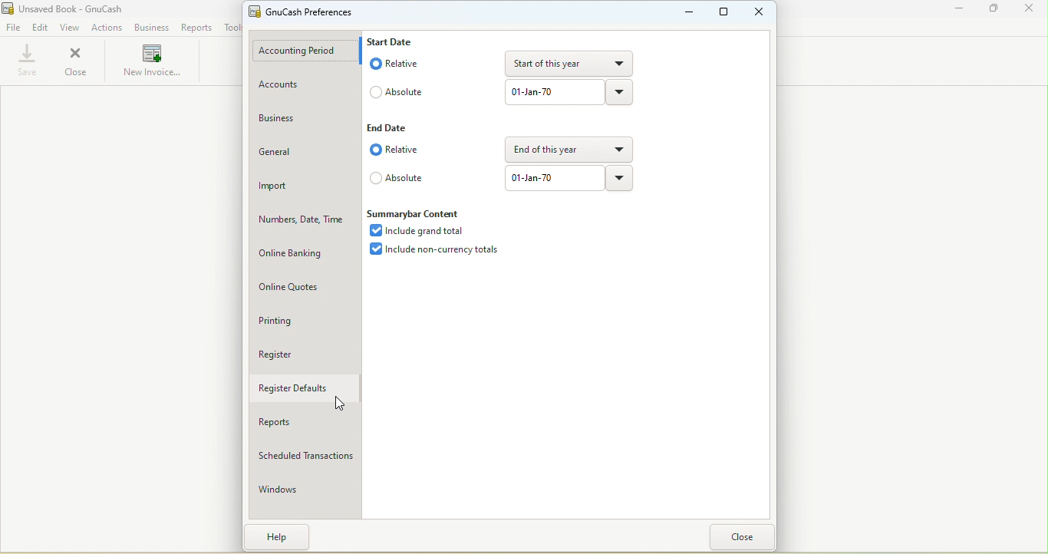  What do you see at coordinates (407, 95) in the screenshot?
I see `Absolute` at bounding box center [407, 95].